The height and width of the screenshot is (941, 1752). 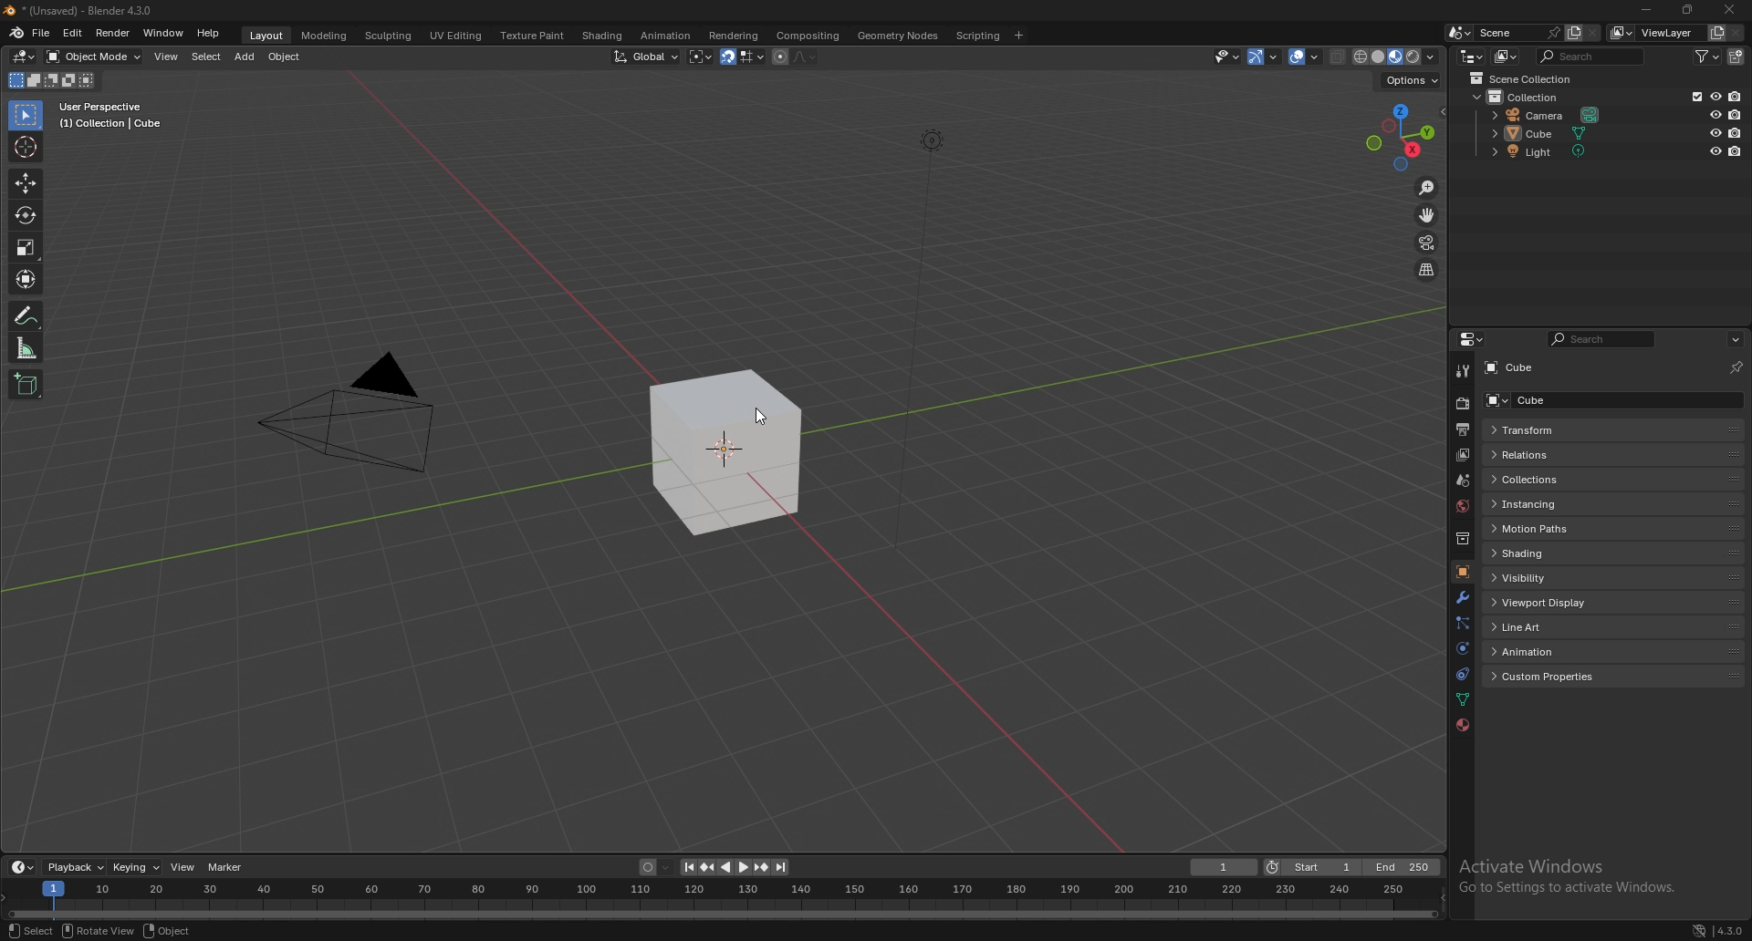 I want to click on perspective/orthographic mode, so click(x=1426, y=270).